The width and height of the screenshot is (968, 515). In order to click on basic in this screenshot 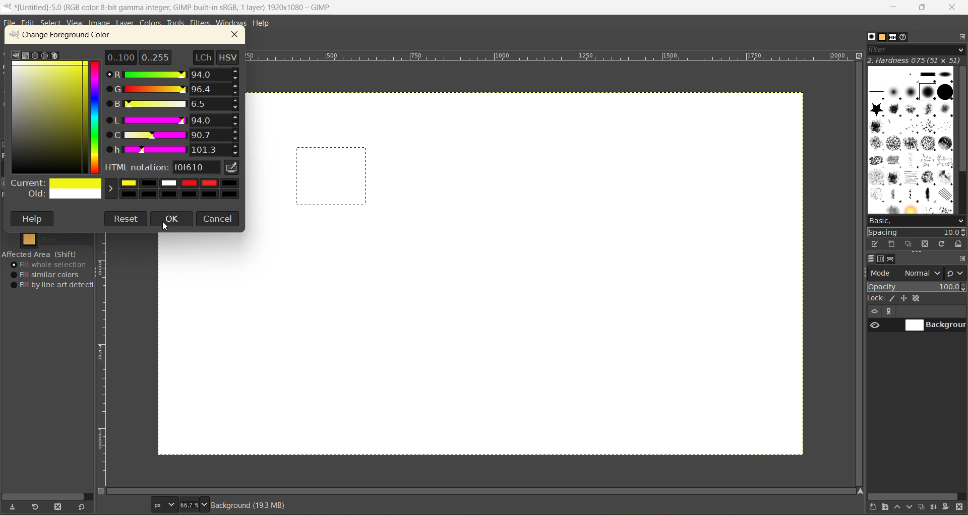, I will do `click(916, 219)`.